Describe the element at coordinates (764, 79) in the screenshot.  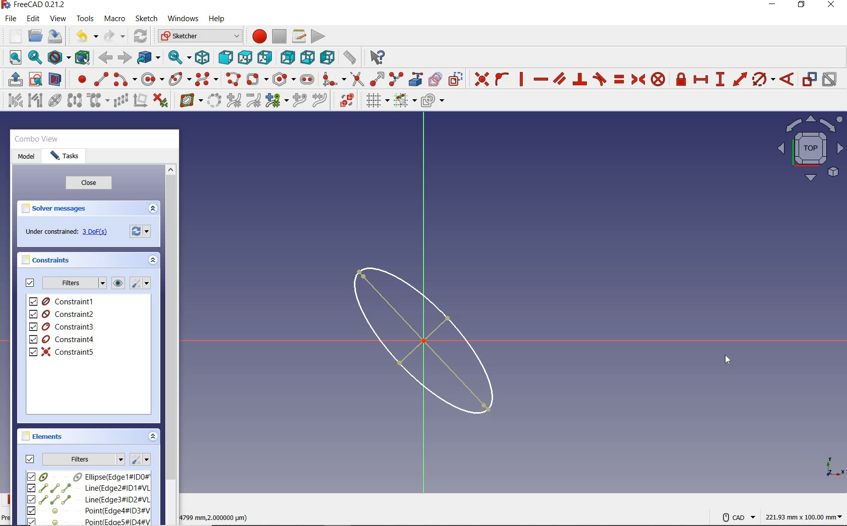
I see `constrain ar/circle` at that location.